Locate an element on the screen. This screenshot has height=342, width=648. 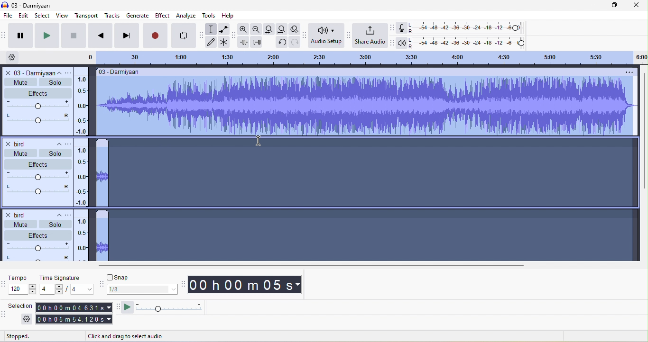
help is located at coordinates (231, 15).